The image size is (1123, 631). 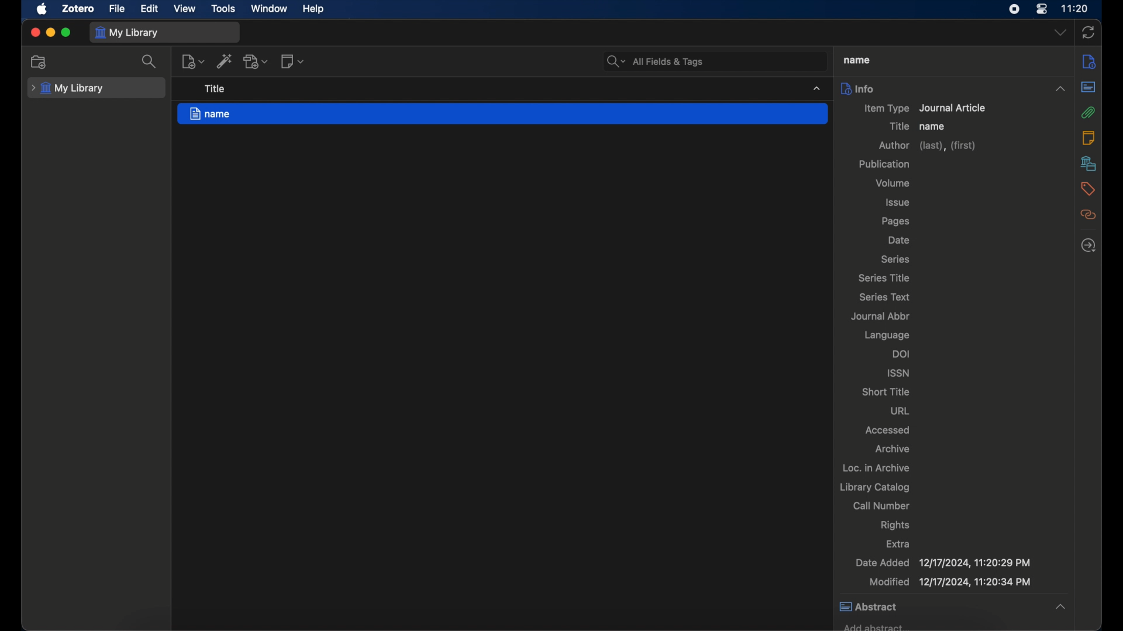 I want to click on help, so click(x=314, y=9).